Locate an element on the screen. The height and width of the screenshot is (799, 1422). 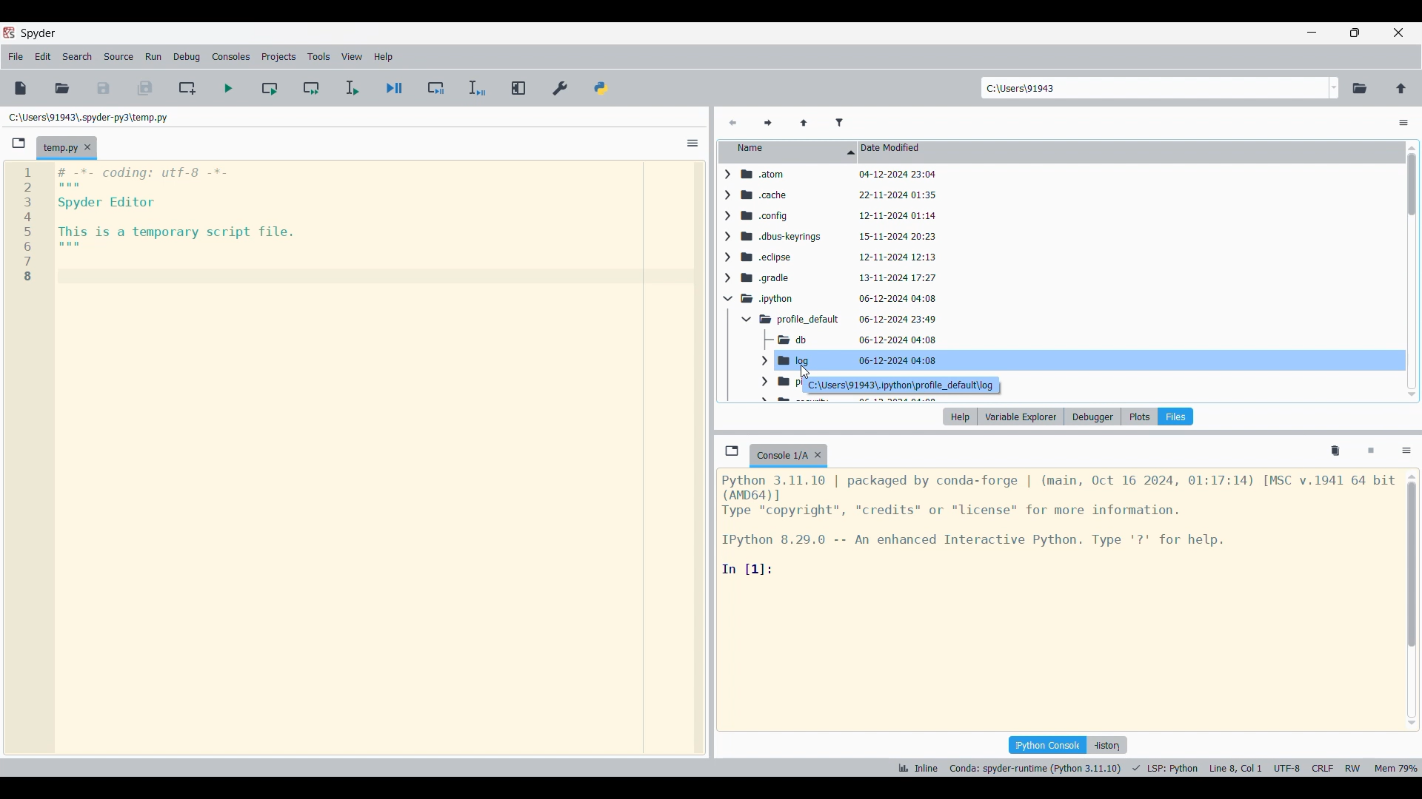
Files highlighted as current selection is located at coordinates (1175, 417).